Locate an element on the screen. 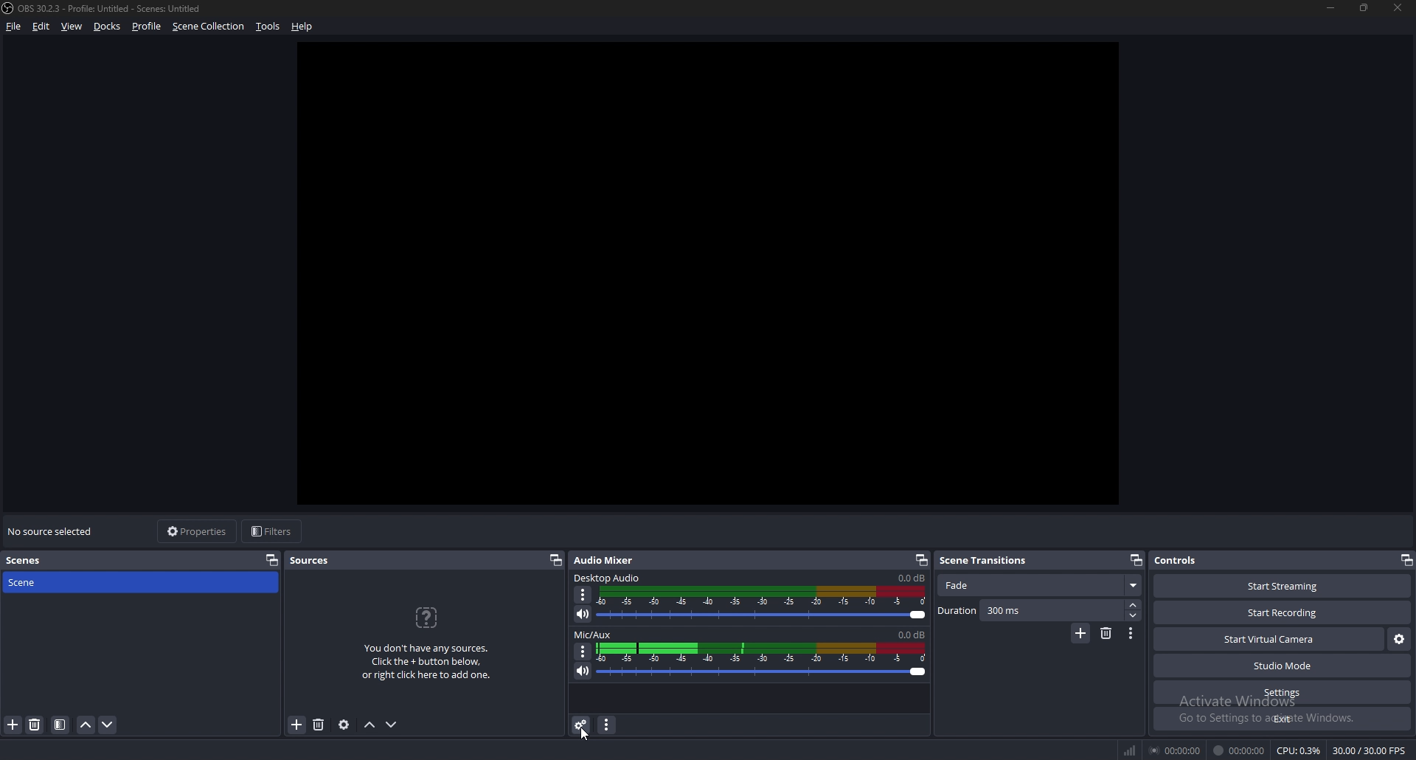  options is located at coordinates (584, 595).